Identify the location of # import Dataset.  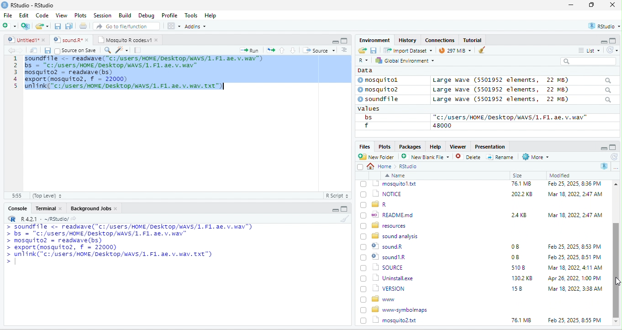
(407, 50).